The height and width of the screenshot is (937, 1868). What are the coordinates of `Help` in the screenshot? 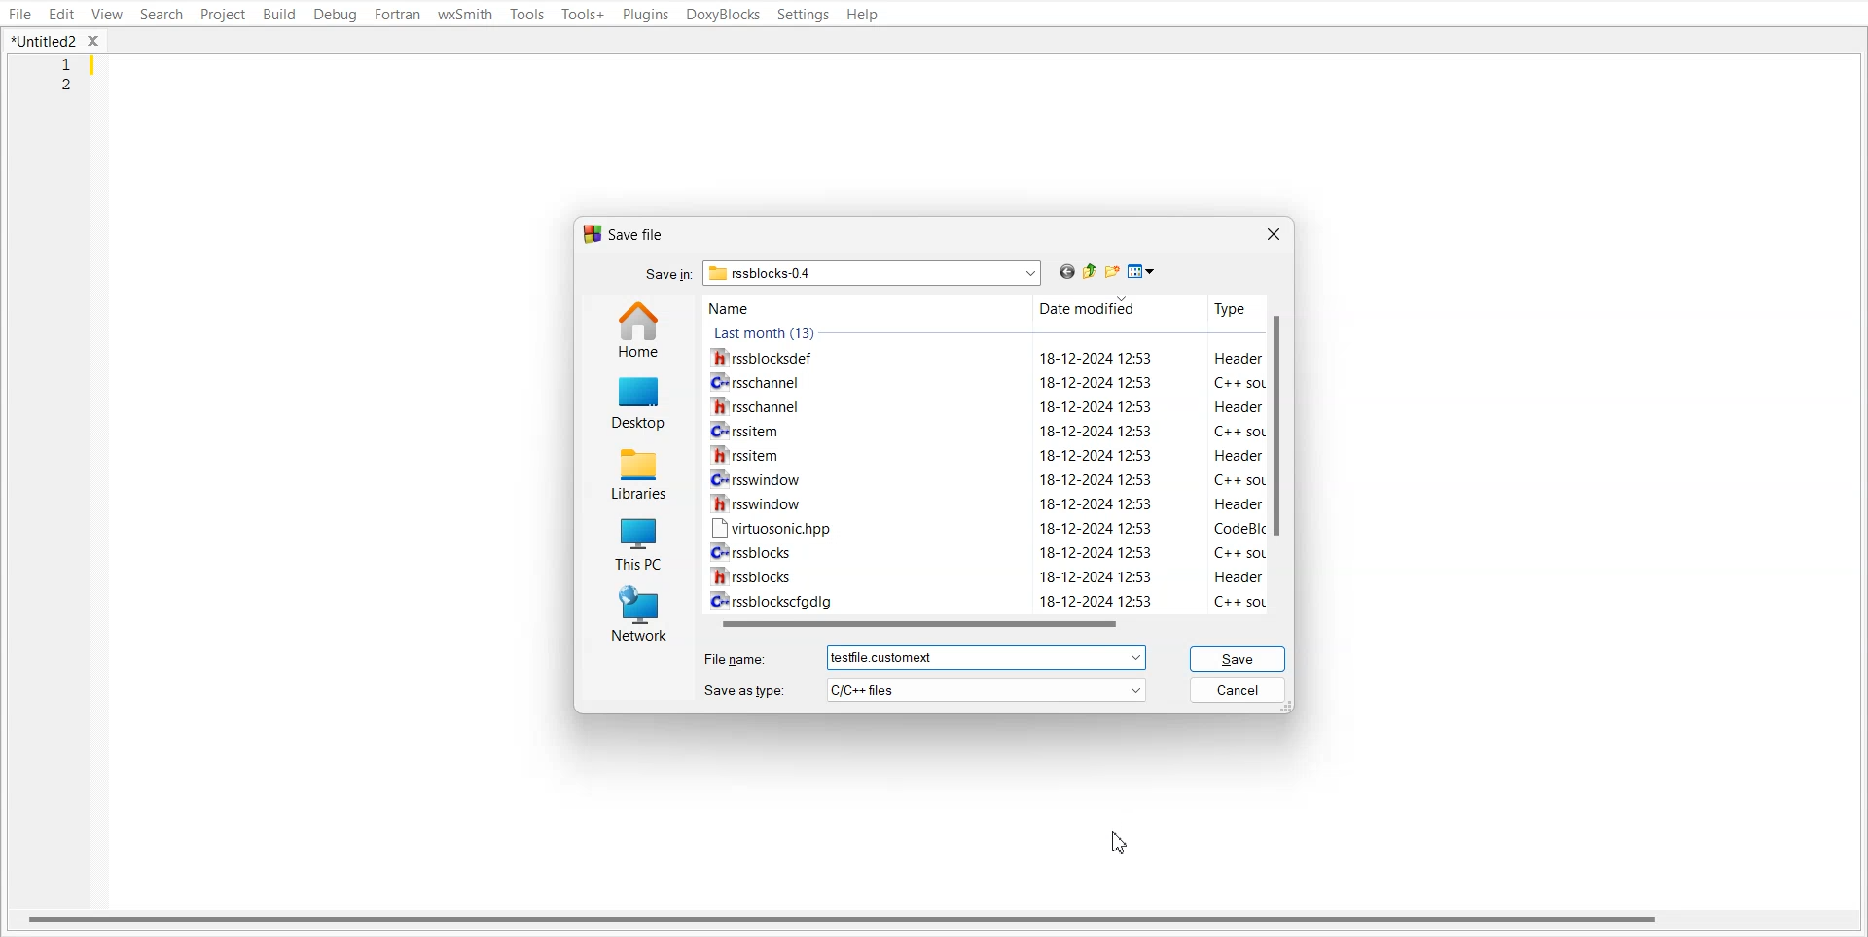 It's located at (865, 15).